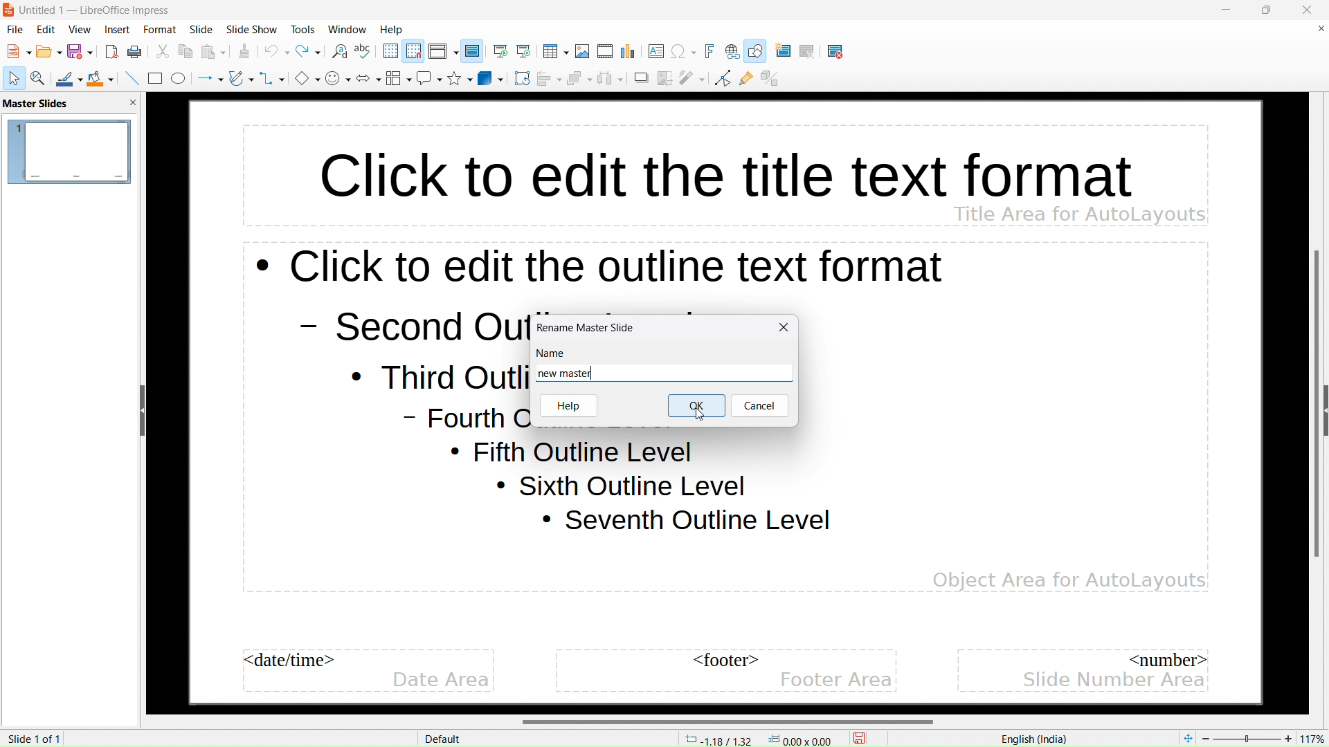 The width and height of the screenshot is (1329, 747). Describe the element at coordinates (95, 10) in the screenshot. I see `Unitled 1 -- LibreOffice Impress` at that location.